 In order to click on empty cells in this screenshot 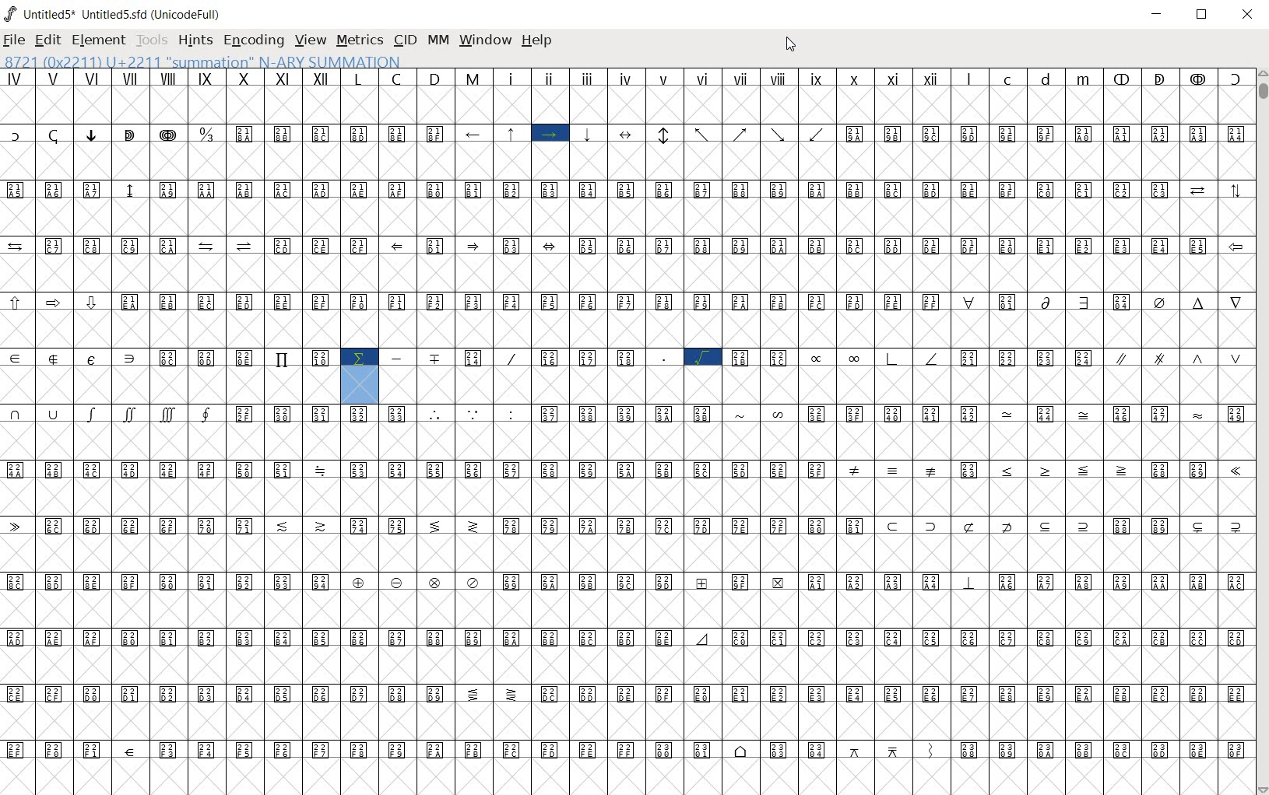, I will do `click(627, 777)`.